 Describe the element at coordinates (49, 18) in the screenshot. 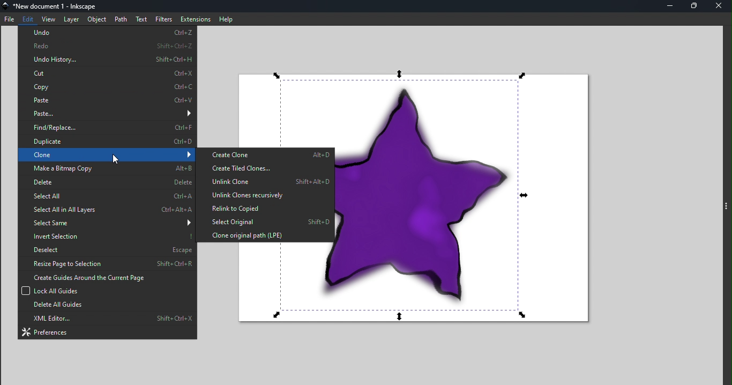

I see `View` at that location.